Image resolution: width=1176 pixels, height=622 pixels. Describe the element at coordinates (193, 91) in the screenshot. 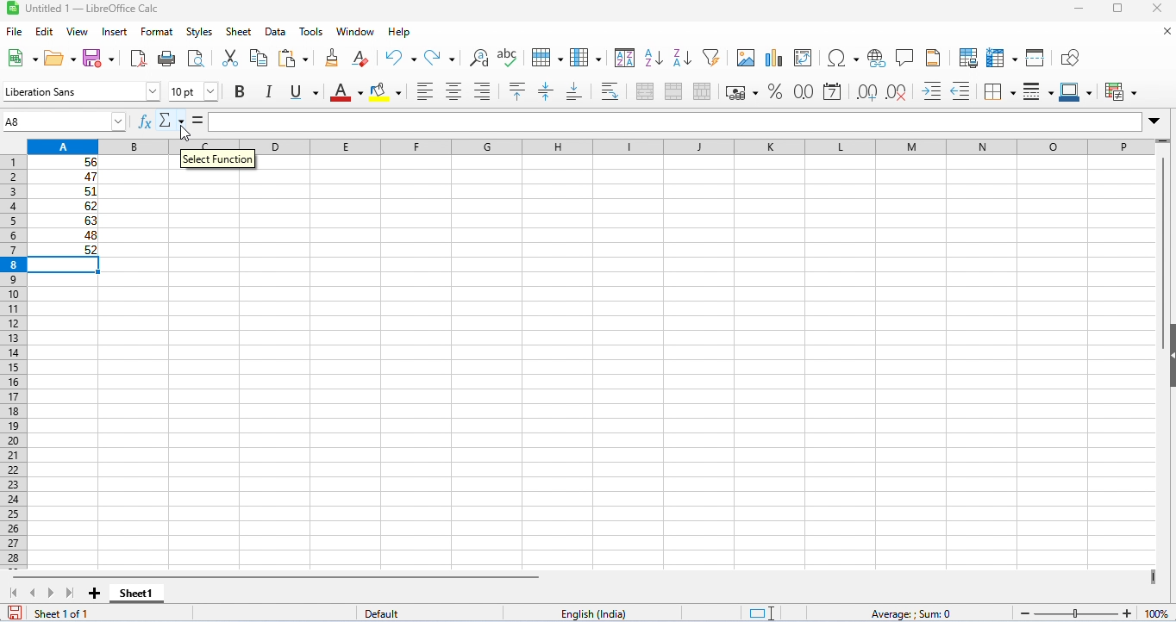

I see `font size` at that location.